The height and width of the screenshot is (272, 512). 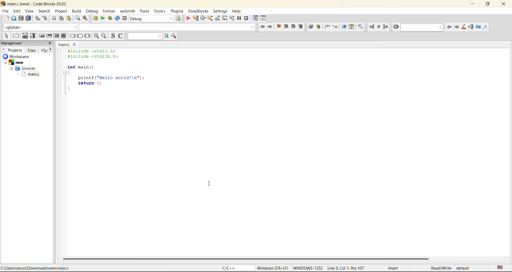 I want to click on Insert, so click(x=401, y=268).